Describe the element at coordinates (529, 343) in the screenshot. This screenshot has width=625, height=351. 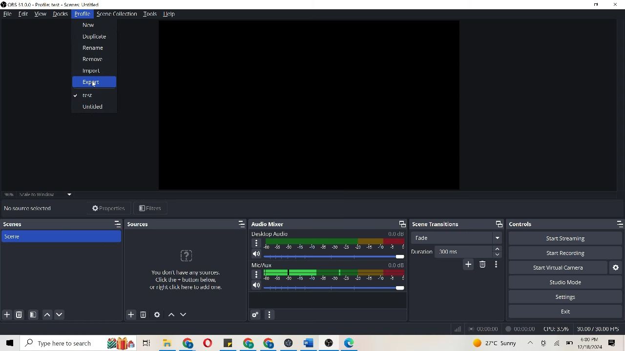
I see `up` at that location.